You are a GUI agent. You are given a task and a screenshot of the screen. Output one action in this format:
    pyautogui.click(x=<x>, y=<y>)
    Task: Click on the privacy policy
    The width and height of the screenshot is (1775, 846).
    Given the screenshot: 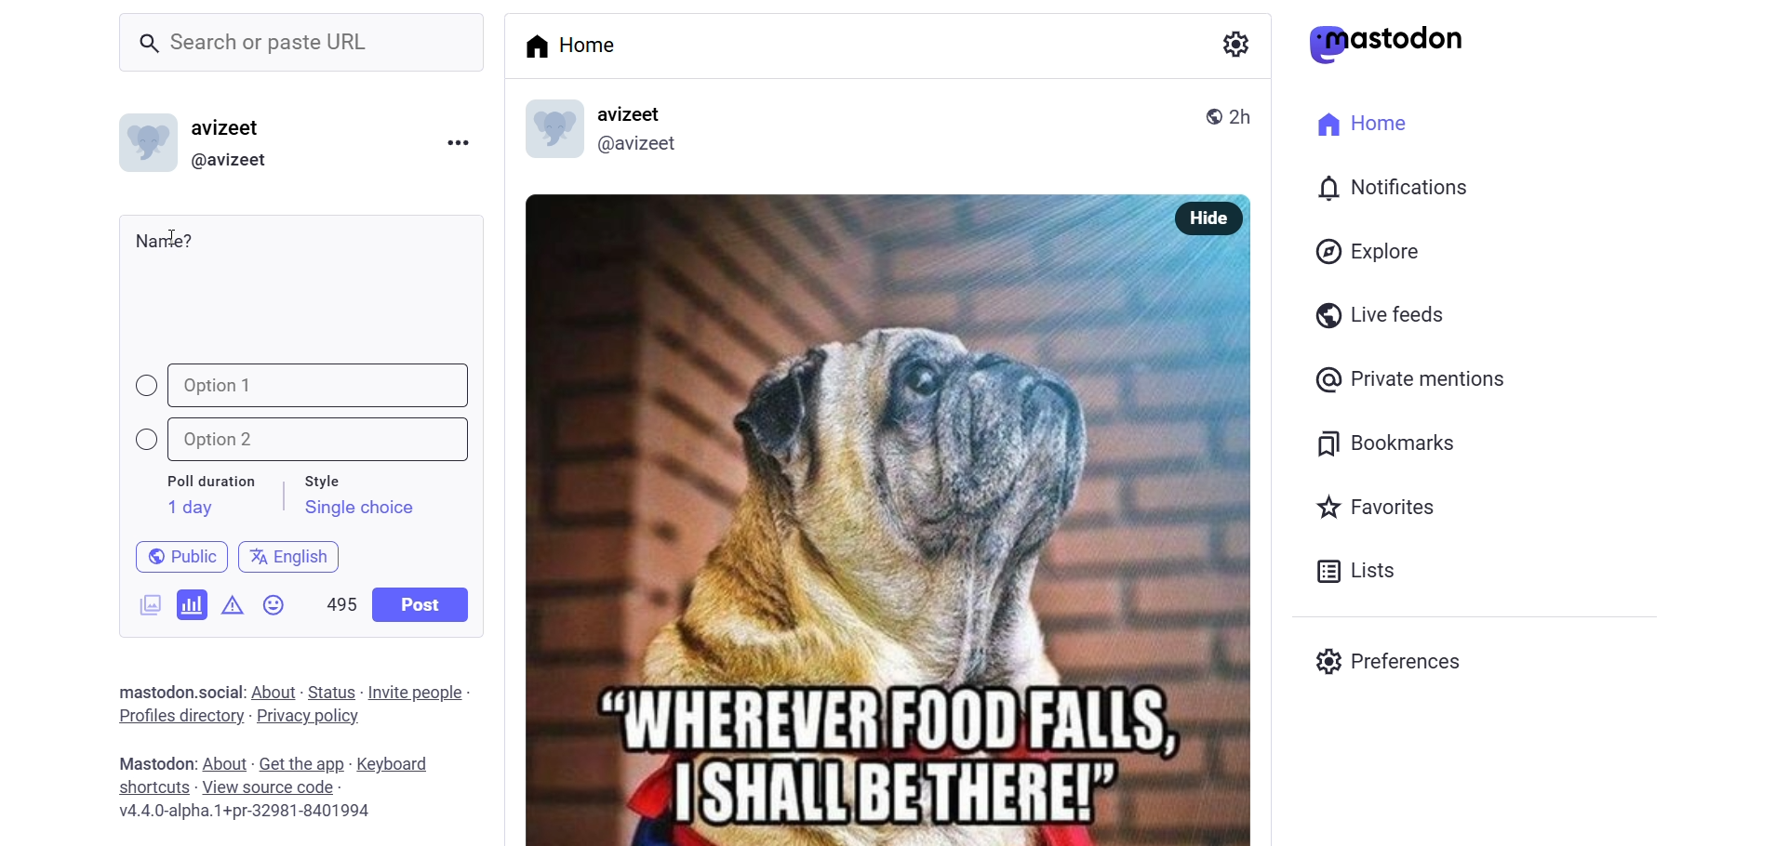 What is the action you would take?
    pyautogui.click(x=308, y=718)
    